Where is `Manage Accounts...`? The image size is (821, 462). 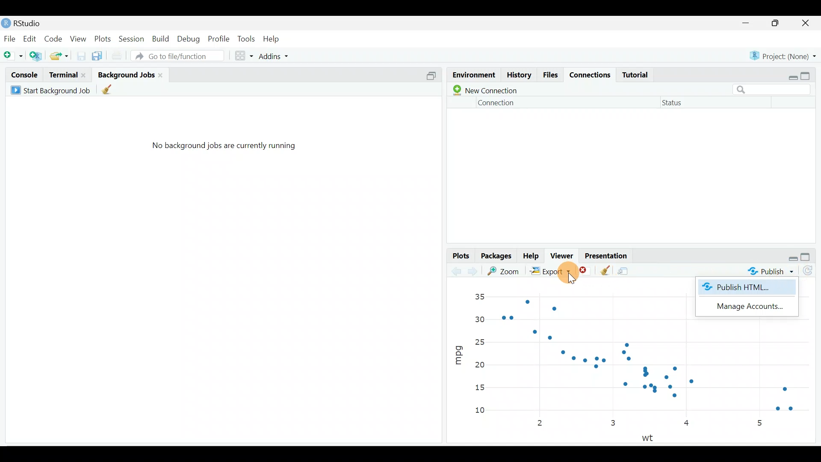 Manage Accounts... is located at coordinates (744, 308).